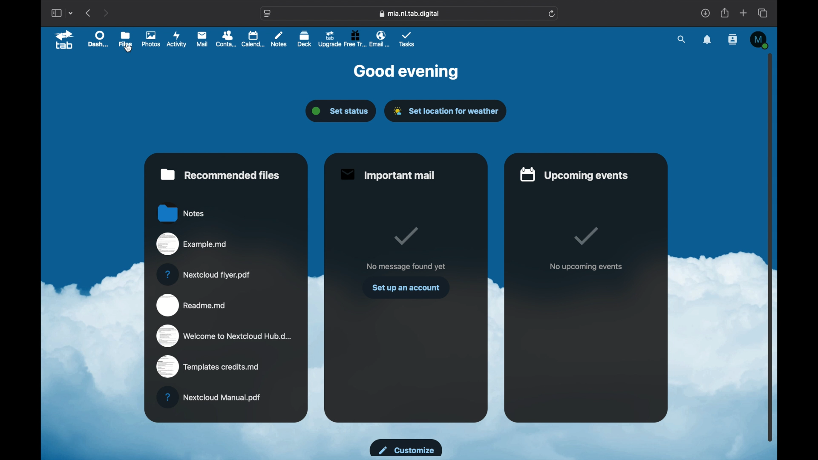 The image size is (818, 460). What do you see at coordinates (705, 13) in the screenshot?
I see `downloads` at bounding box center [705, 13].